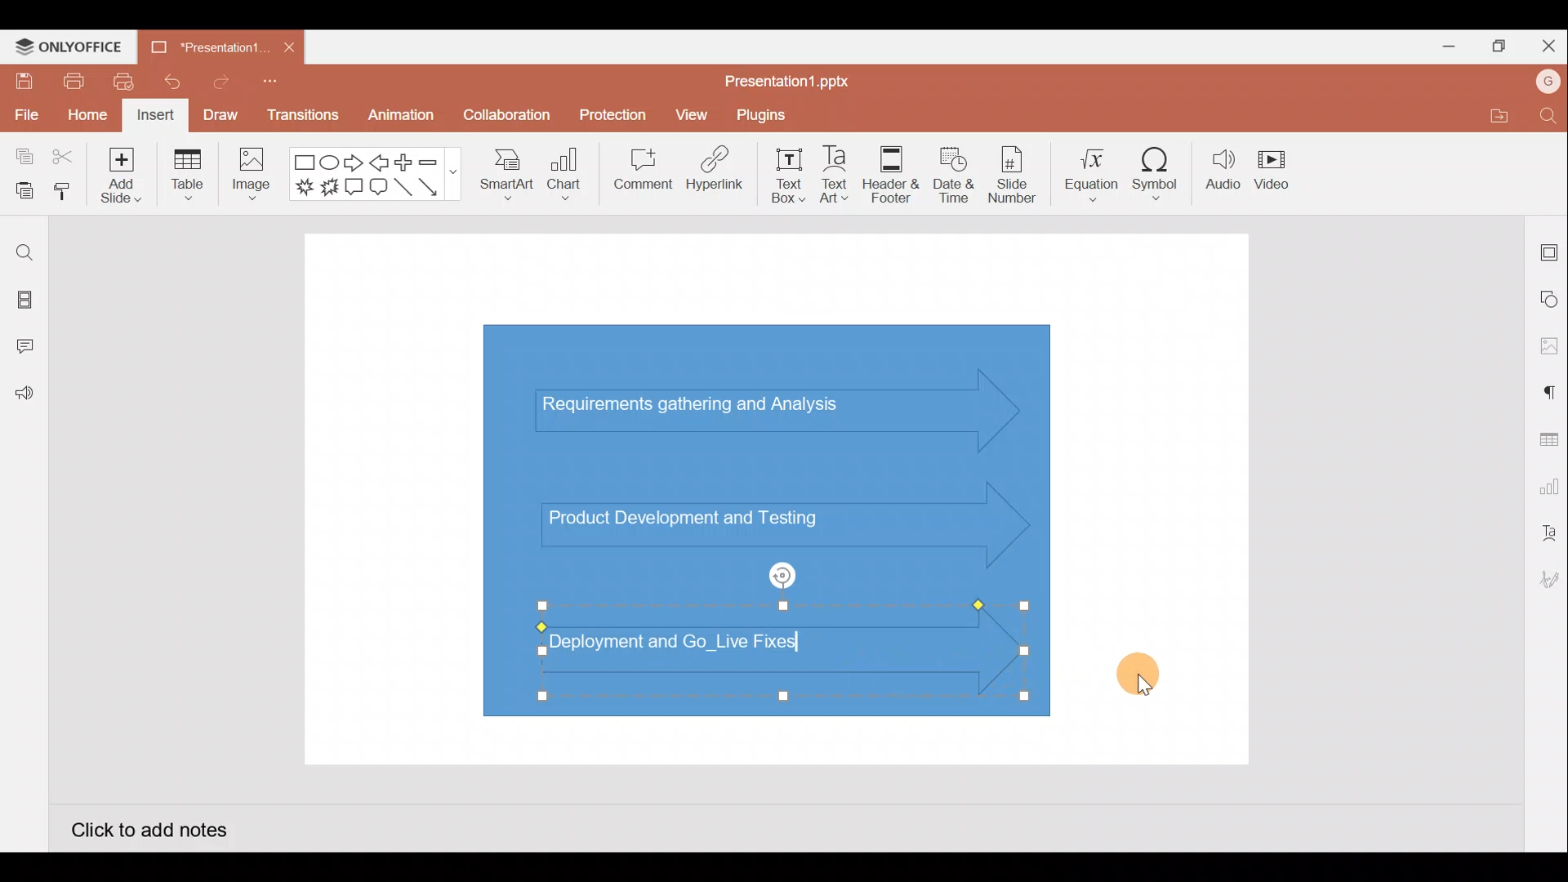  Describe the element at coordinates (892, 170) in the screenshot. I see `Header & footer` at that location.